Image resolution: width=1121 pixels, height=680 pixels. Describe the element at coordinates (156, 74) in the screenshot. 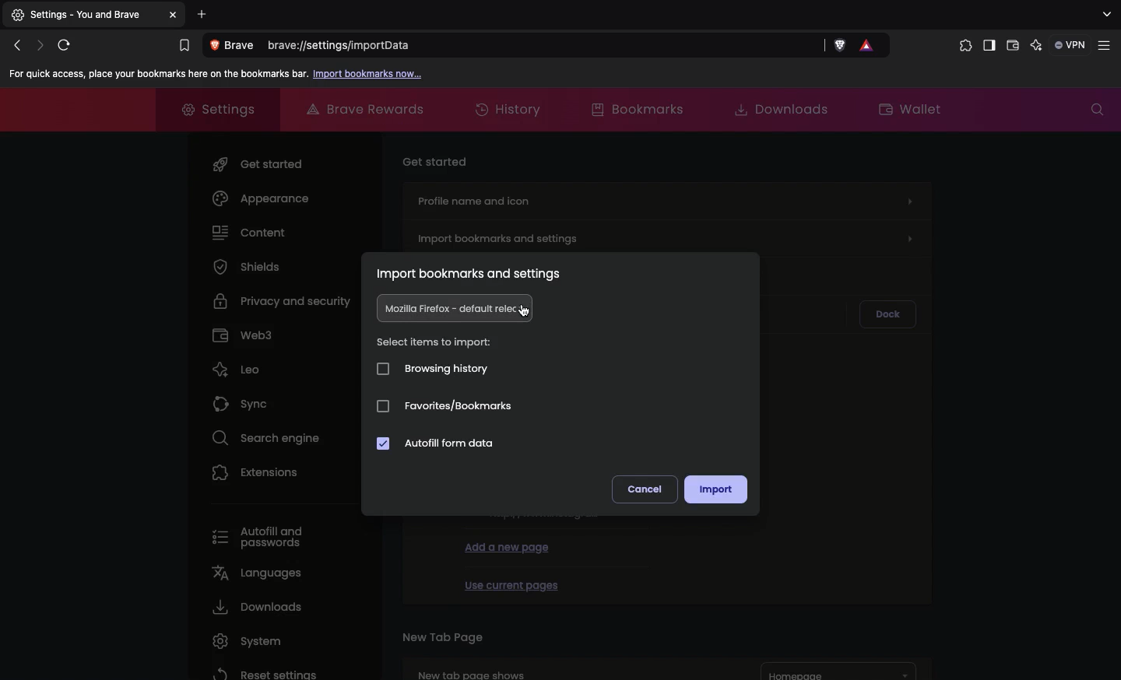

I see `For quick access, place your bookmarks here on the bookmarks bar.` at that location.